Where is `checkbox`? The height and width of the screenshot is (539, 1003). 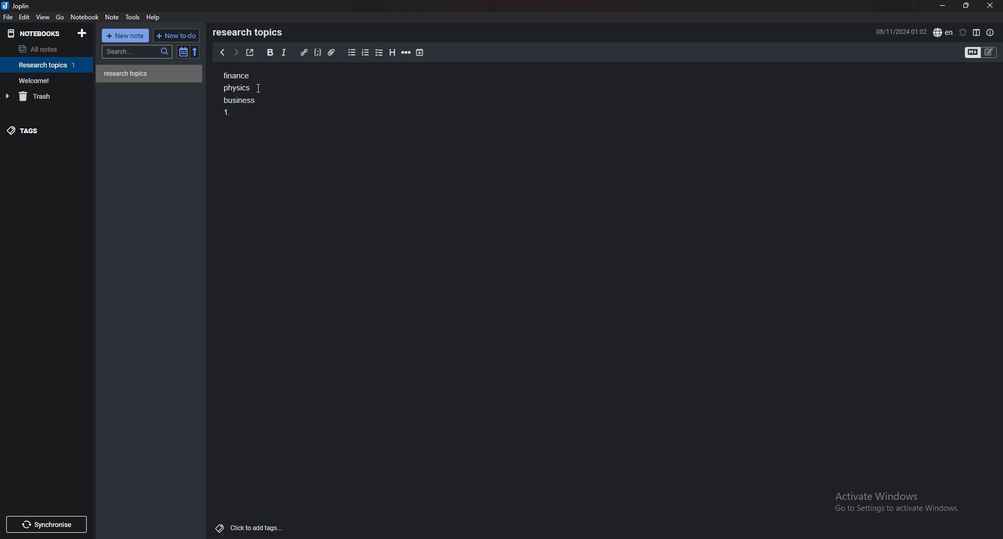
checkbox is located at coordinates (379, 52).